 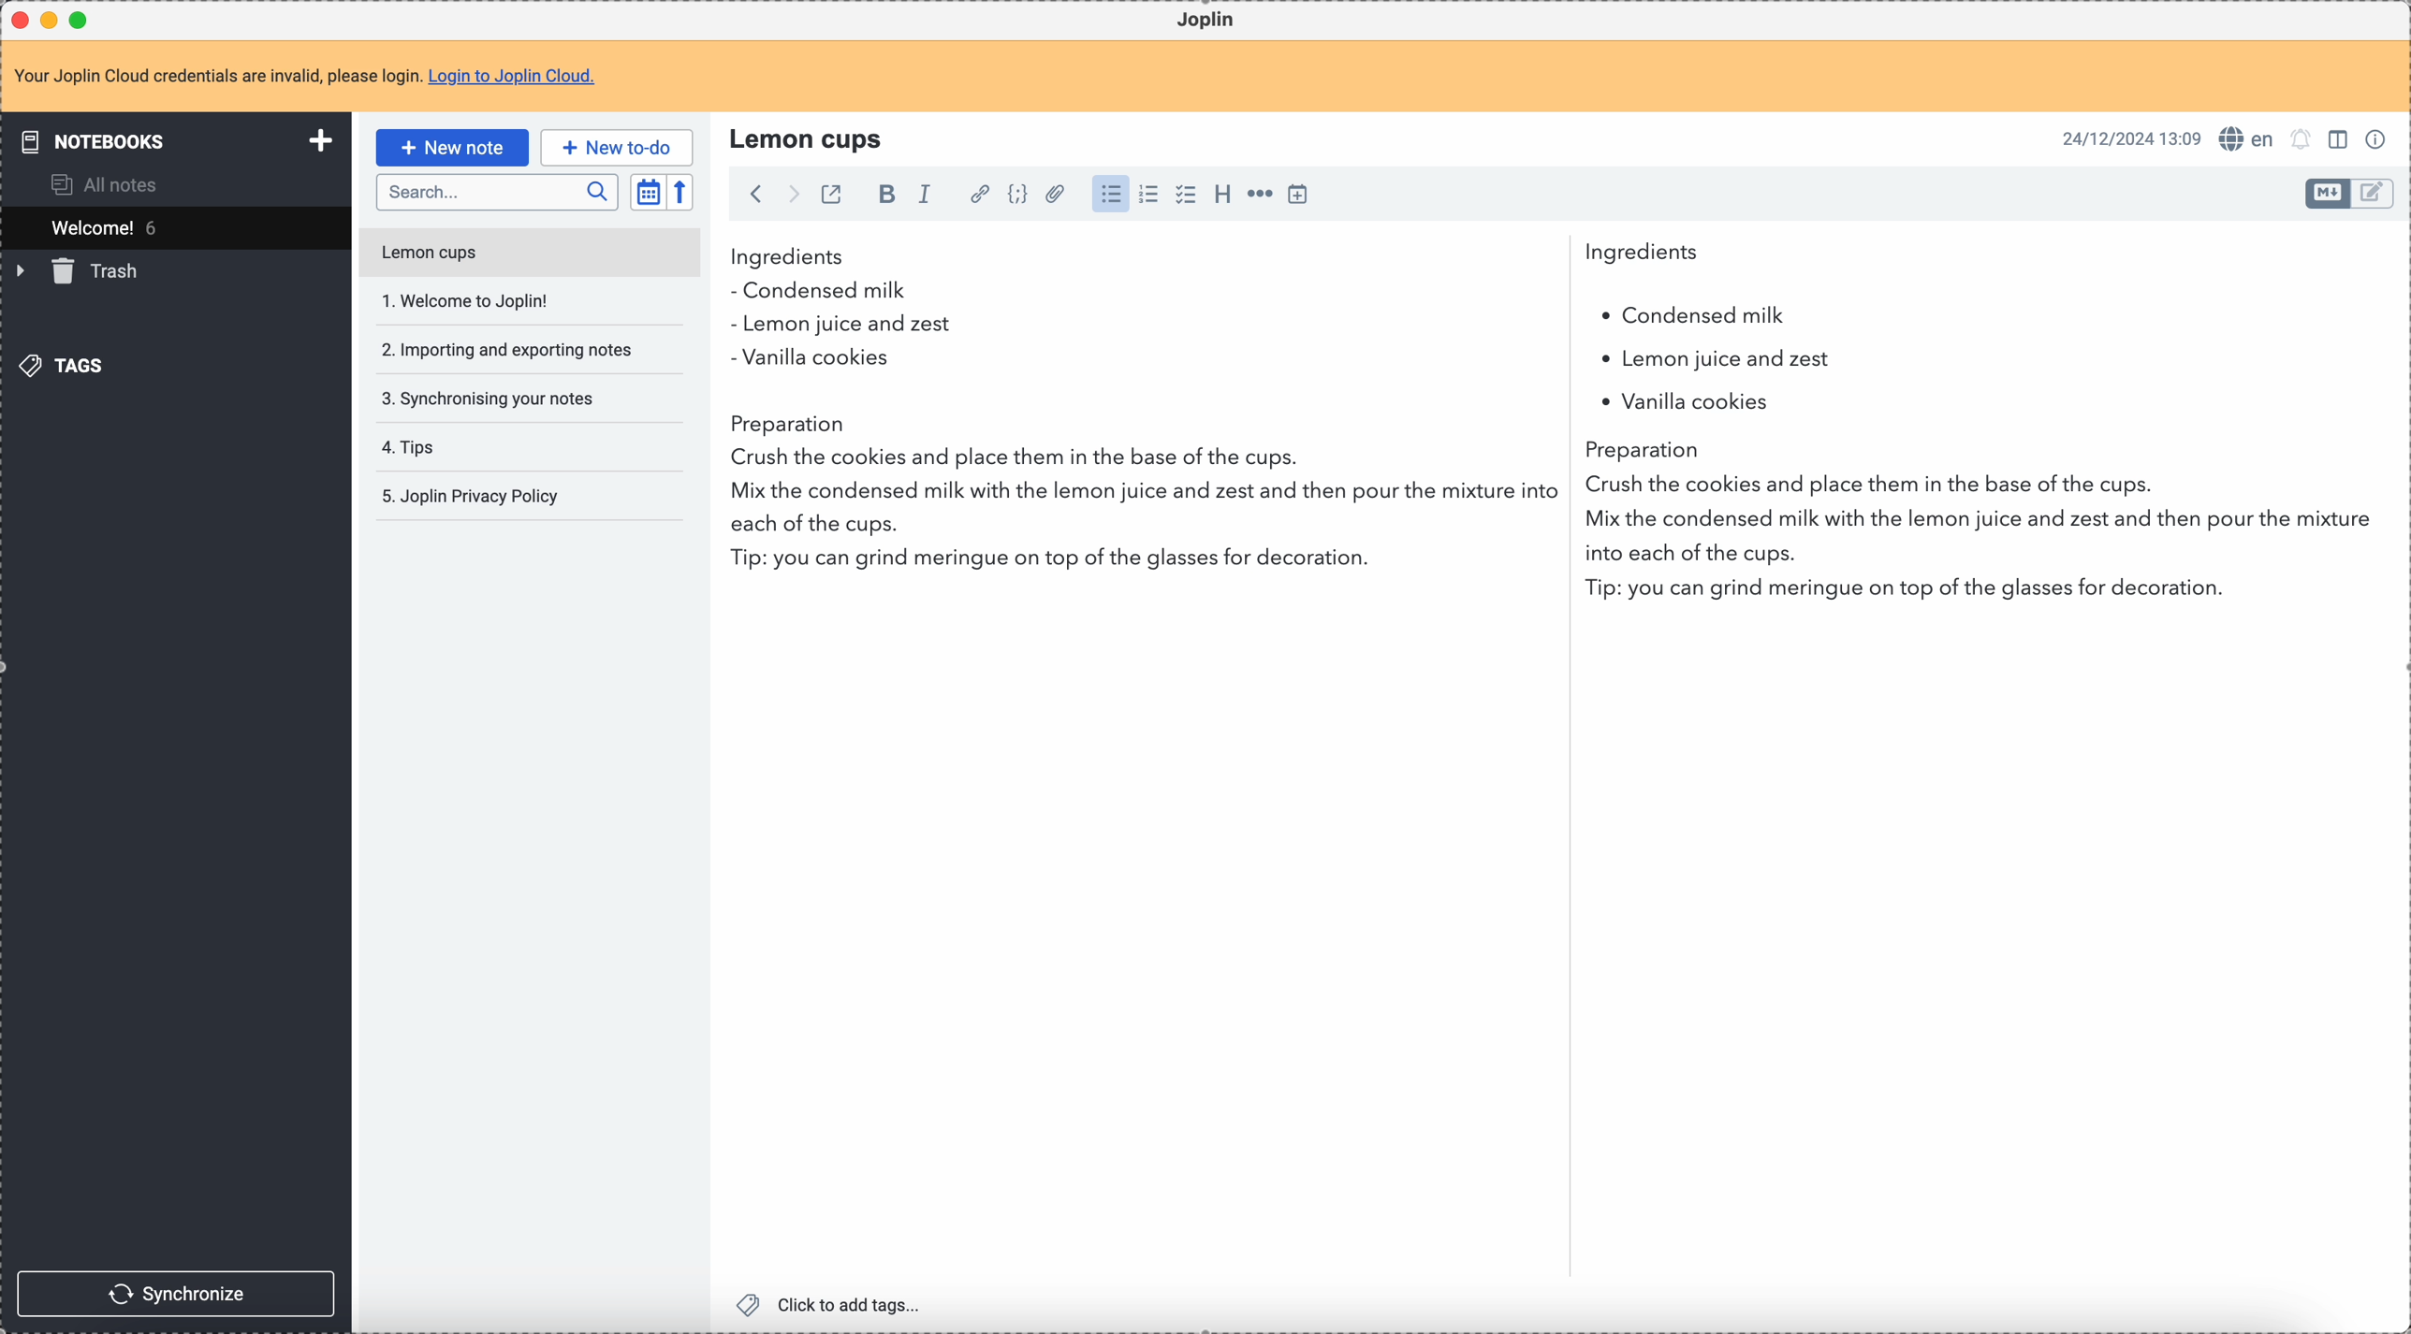 I want to click on close, so click(x=22, y=21).